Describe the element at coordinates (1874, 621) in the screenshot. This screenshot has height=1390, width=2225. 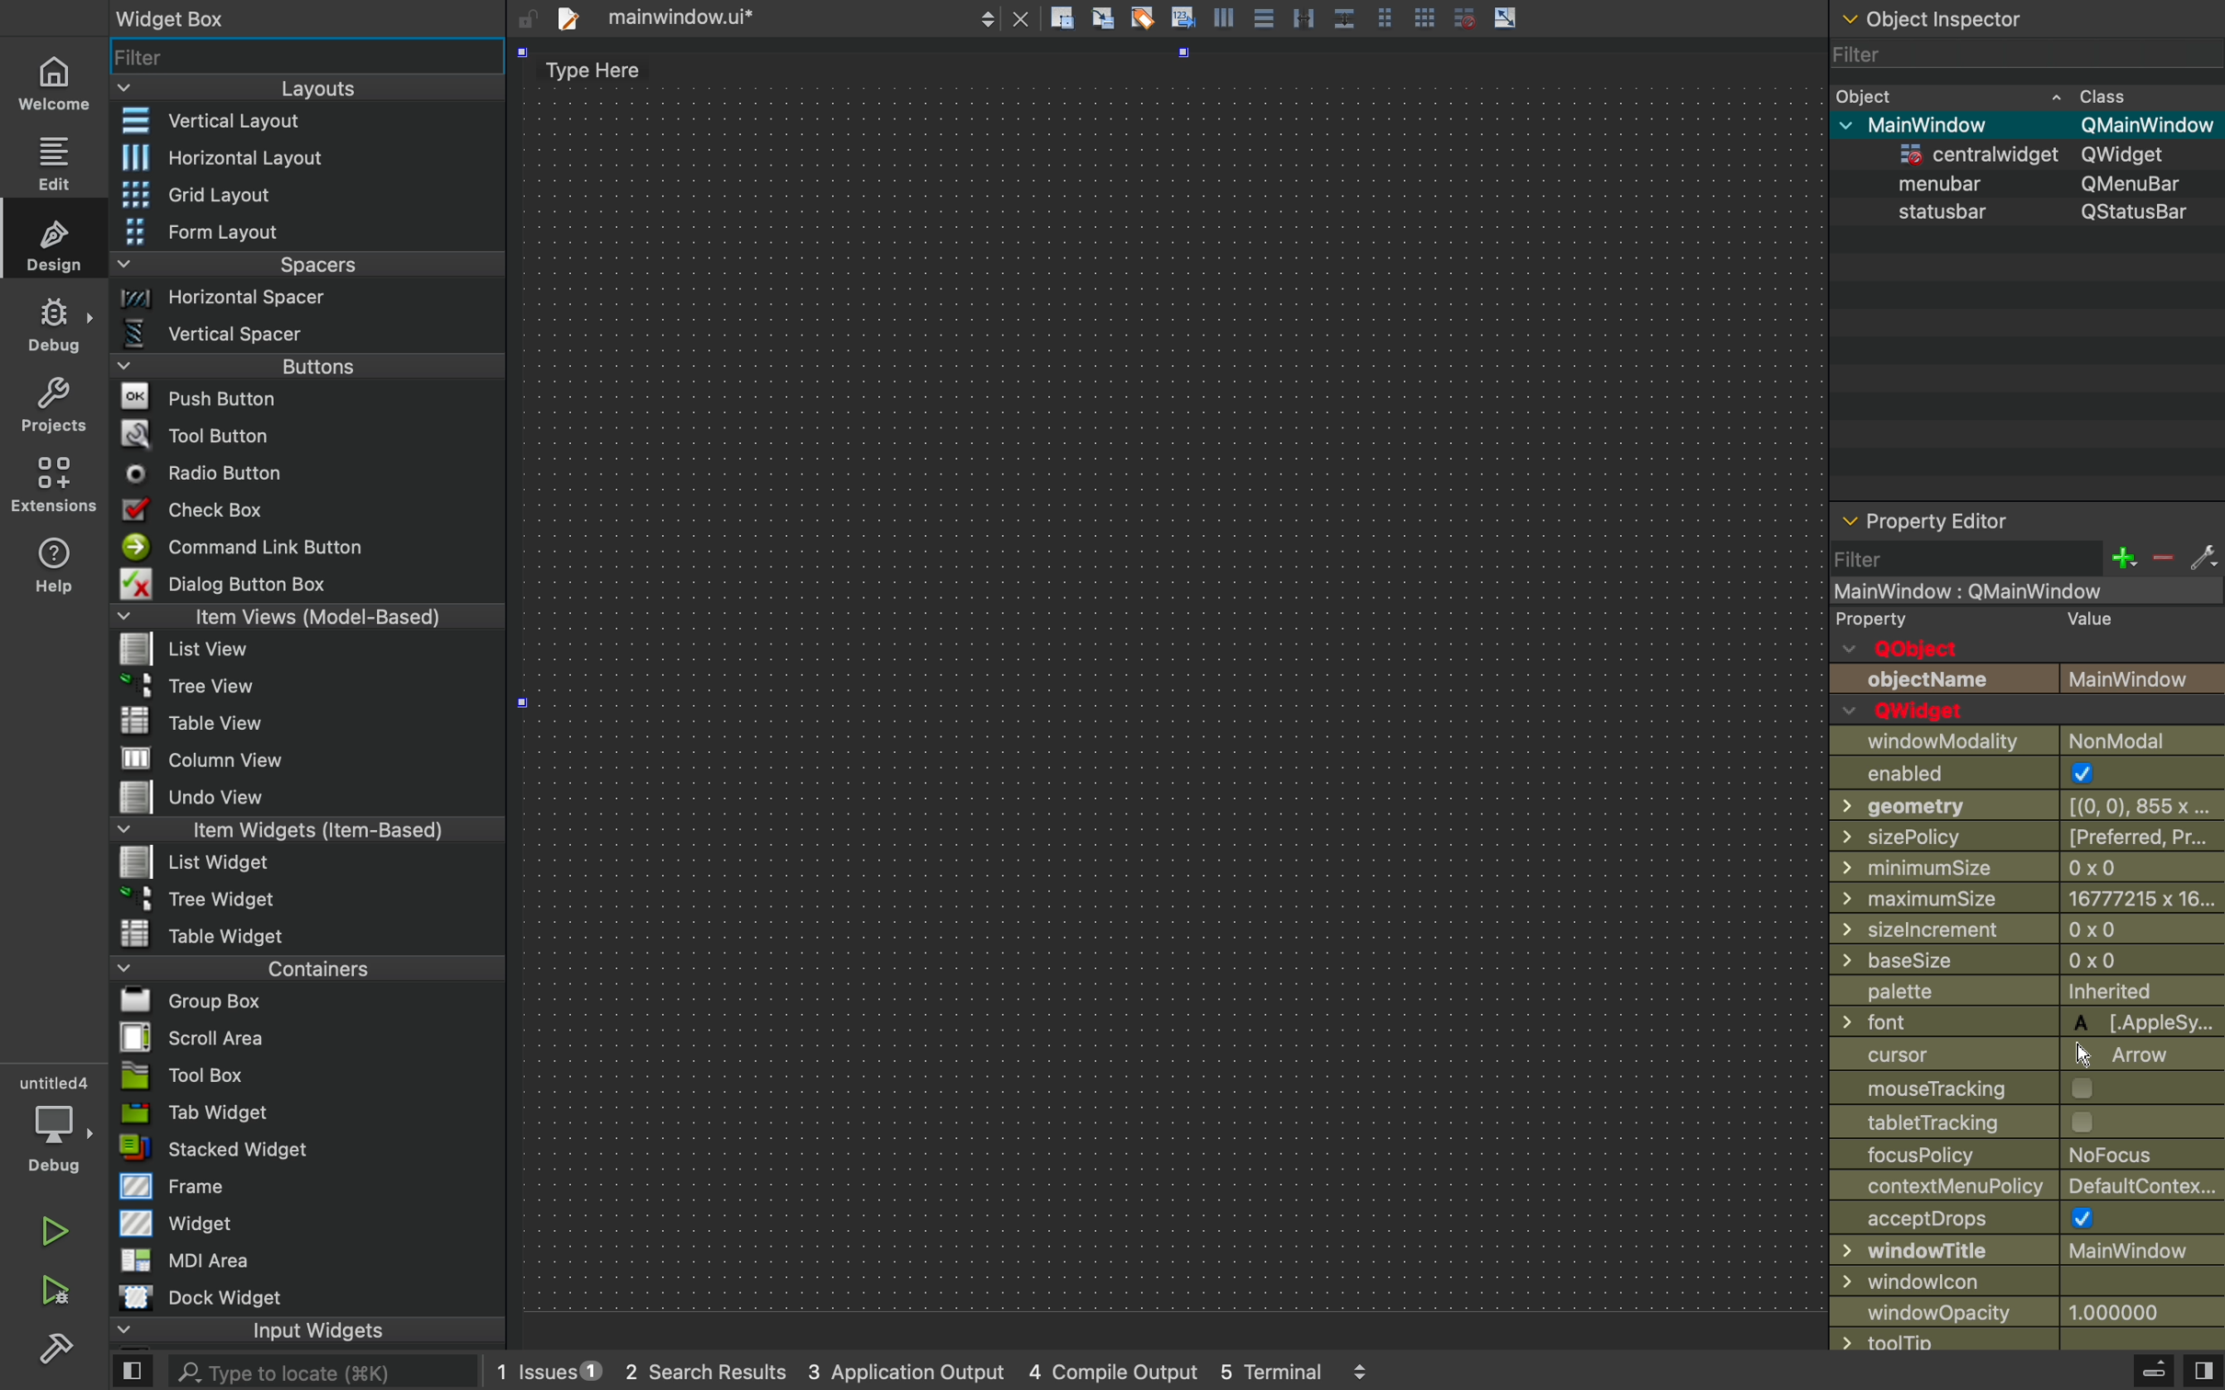
I see `property` at that location.